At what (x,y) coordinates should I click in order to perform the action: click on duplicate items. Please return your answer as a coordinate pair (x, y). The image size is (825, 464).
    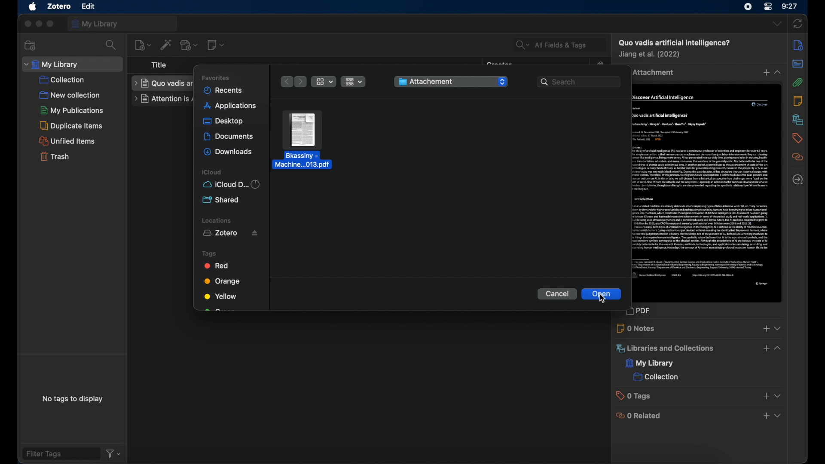
    Looking at the image, I should click on (73, 125).